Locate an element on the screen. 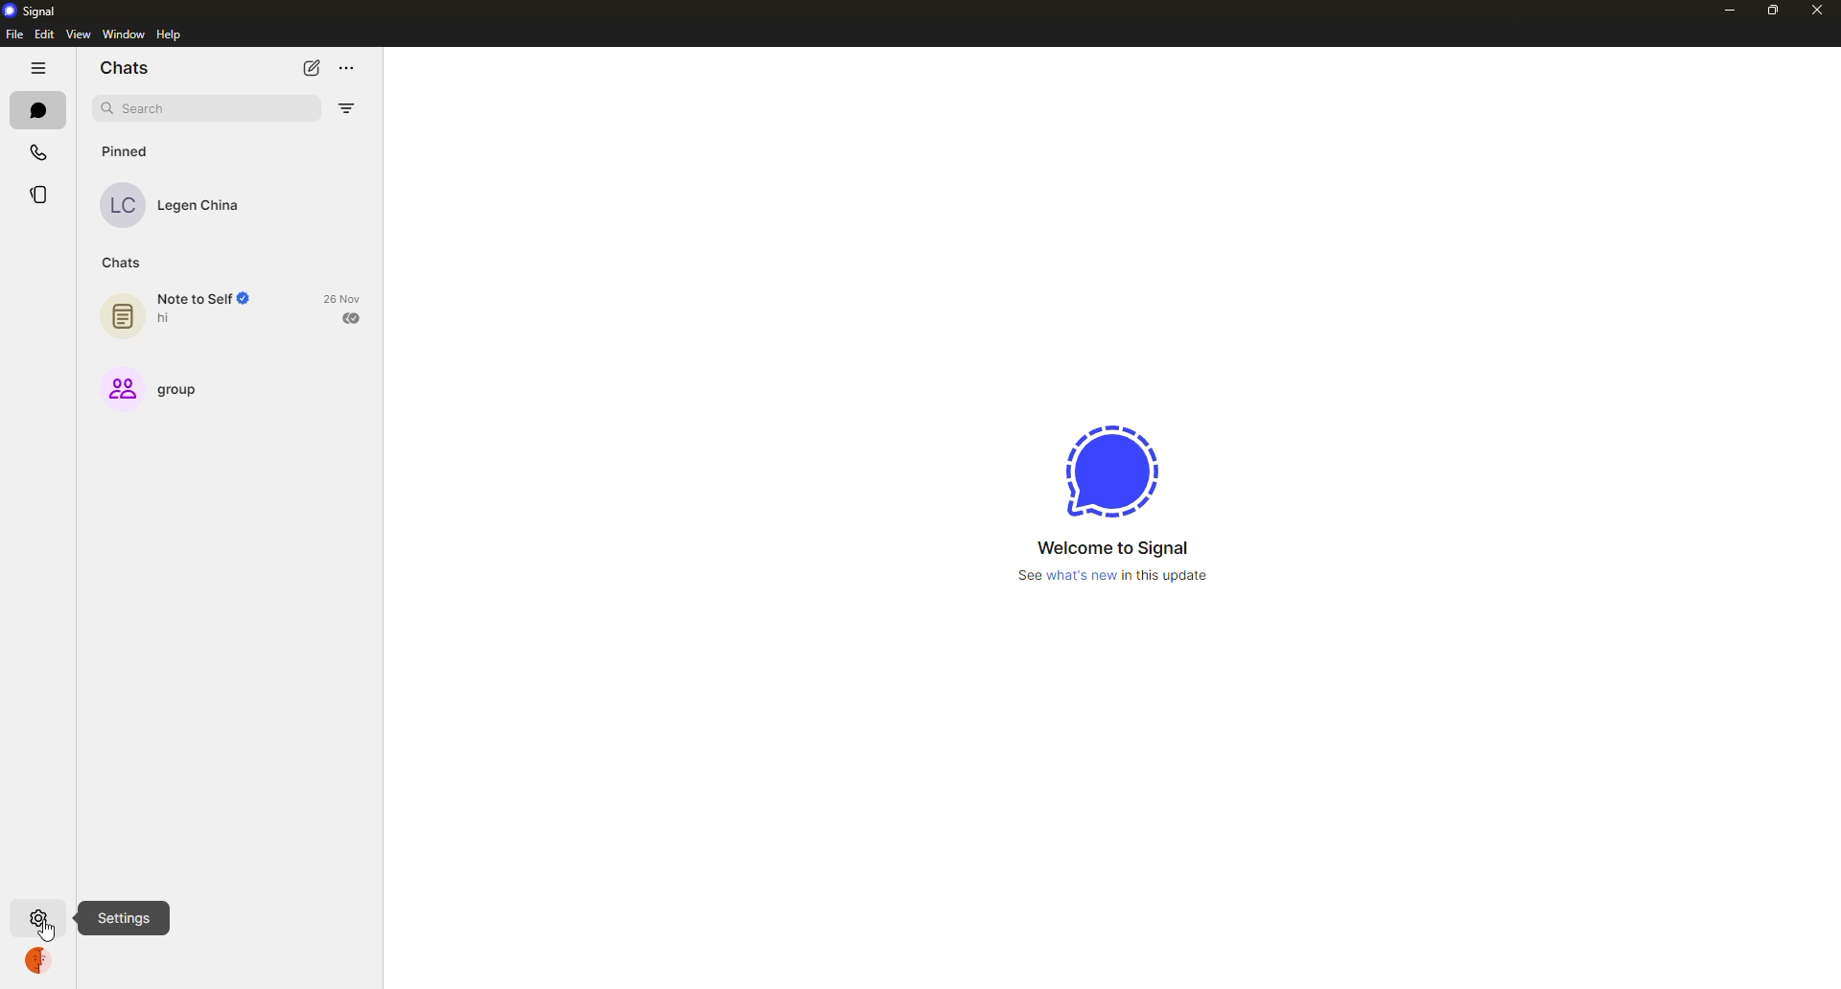 The width and height of the screenshot is (1841, 989). sent is located at coordinates (352, 318).